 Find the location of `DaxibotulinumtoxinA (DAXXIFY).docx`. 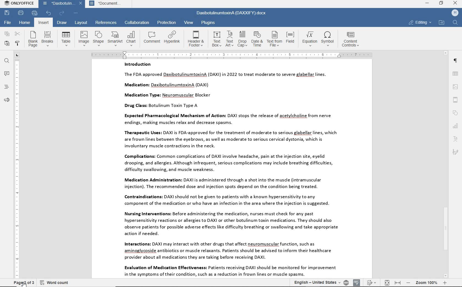

DaxibotulinumtoxinA (DAXXIFY).docx is located at coordinates (232, 13).